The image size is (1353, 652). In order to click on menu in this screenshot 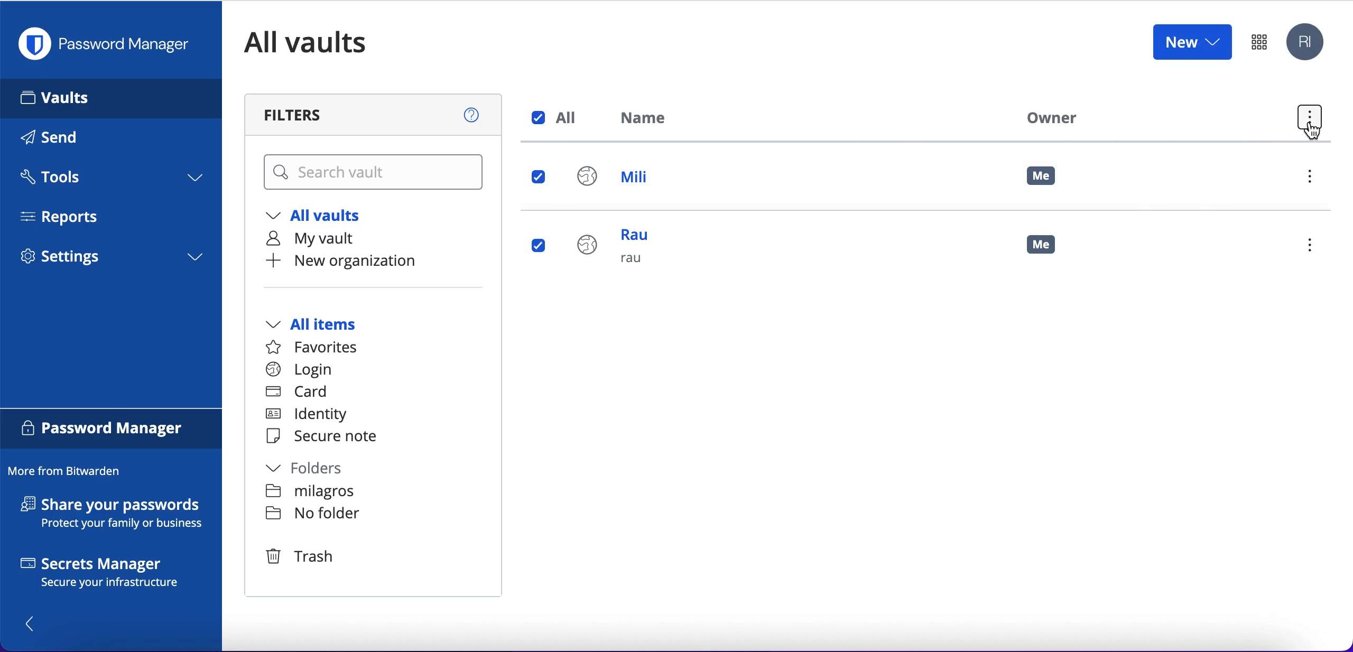, I will do `click(1308, 120)`.